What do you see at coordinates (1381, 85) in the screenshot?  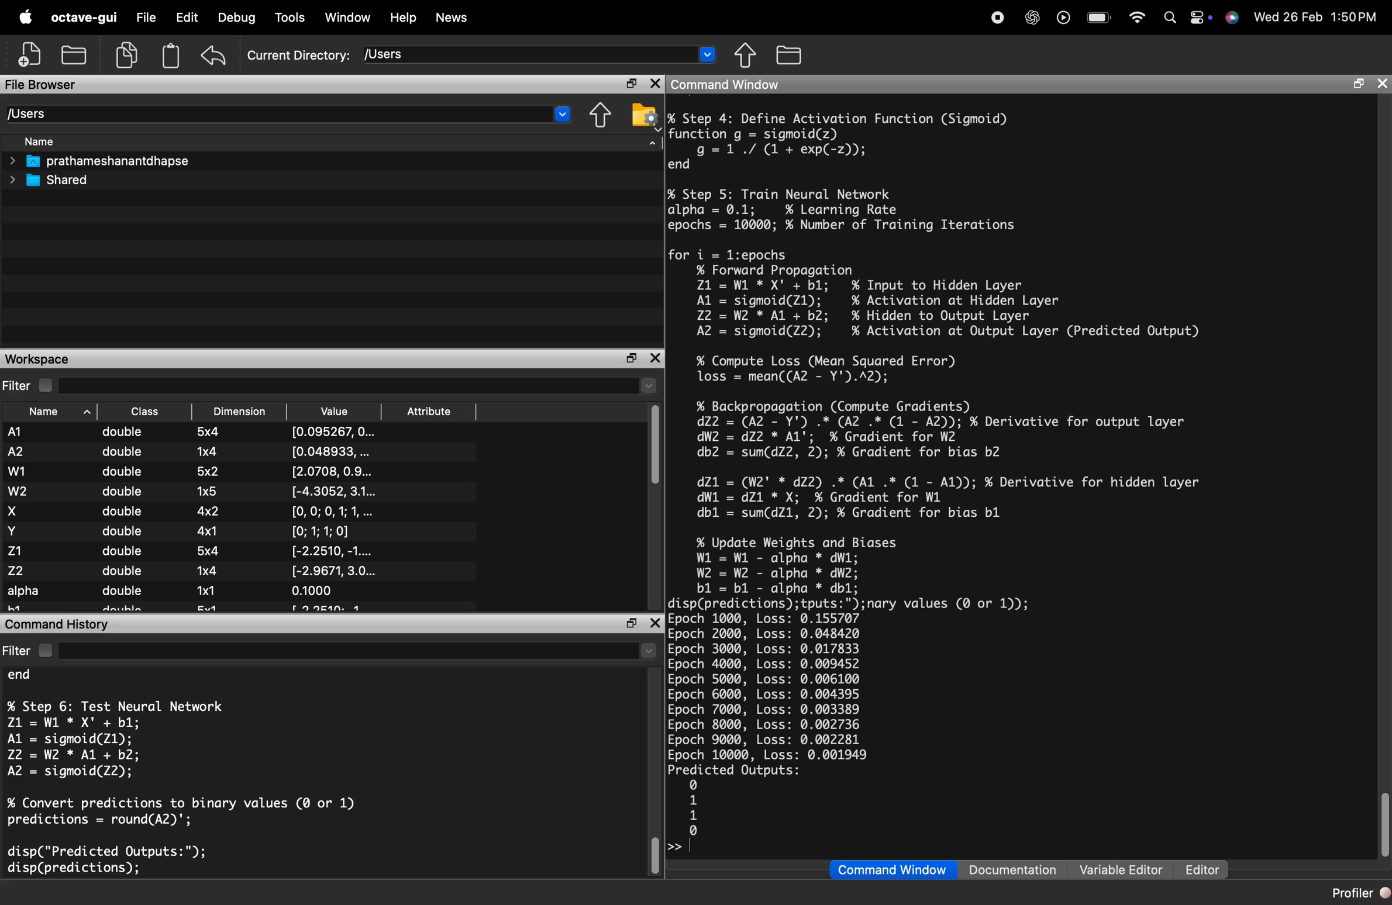 I see `close` at bounding box center [1381, 85].